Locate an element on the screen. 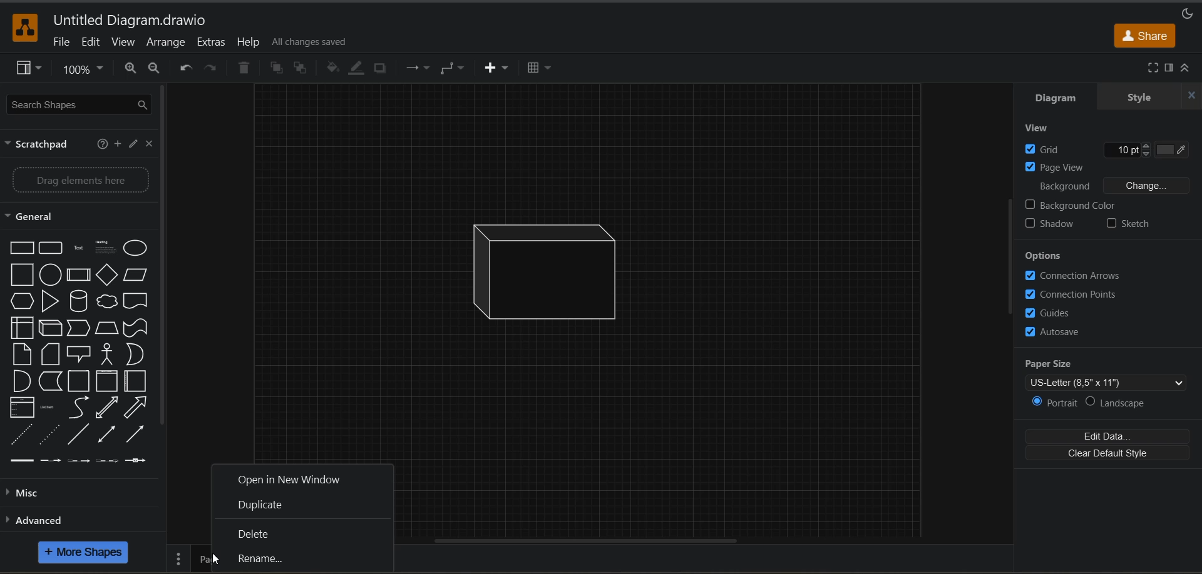  portrait is located at coordinates (1055, 401).